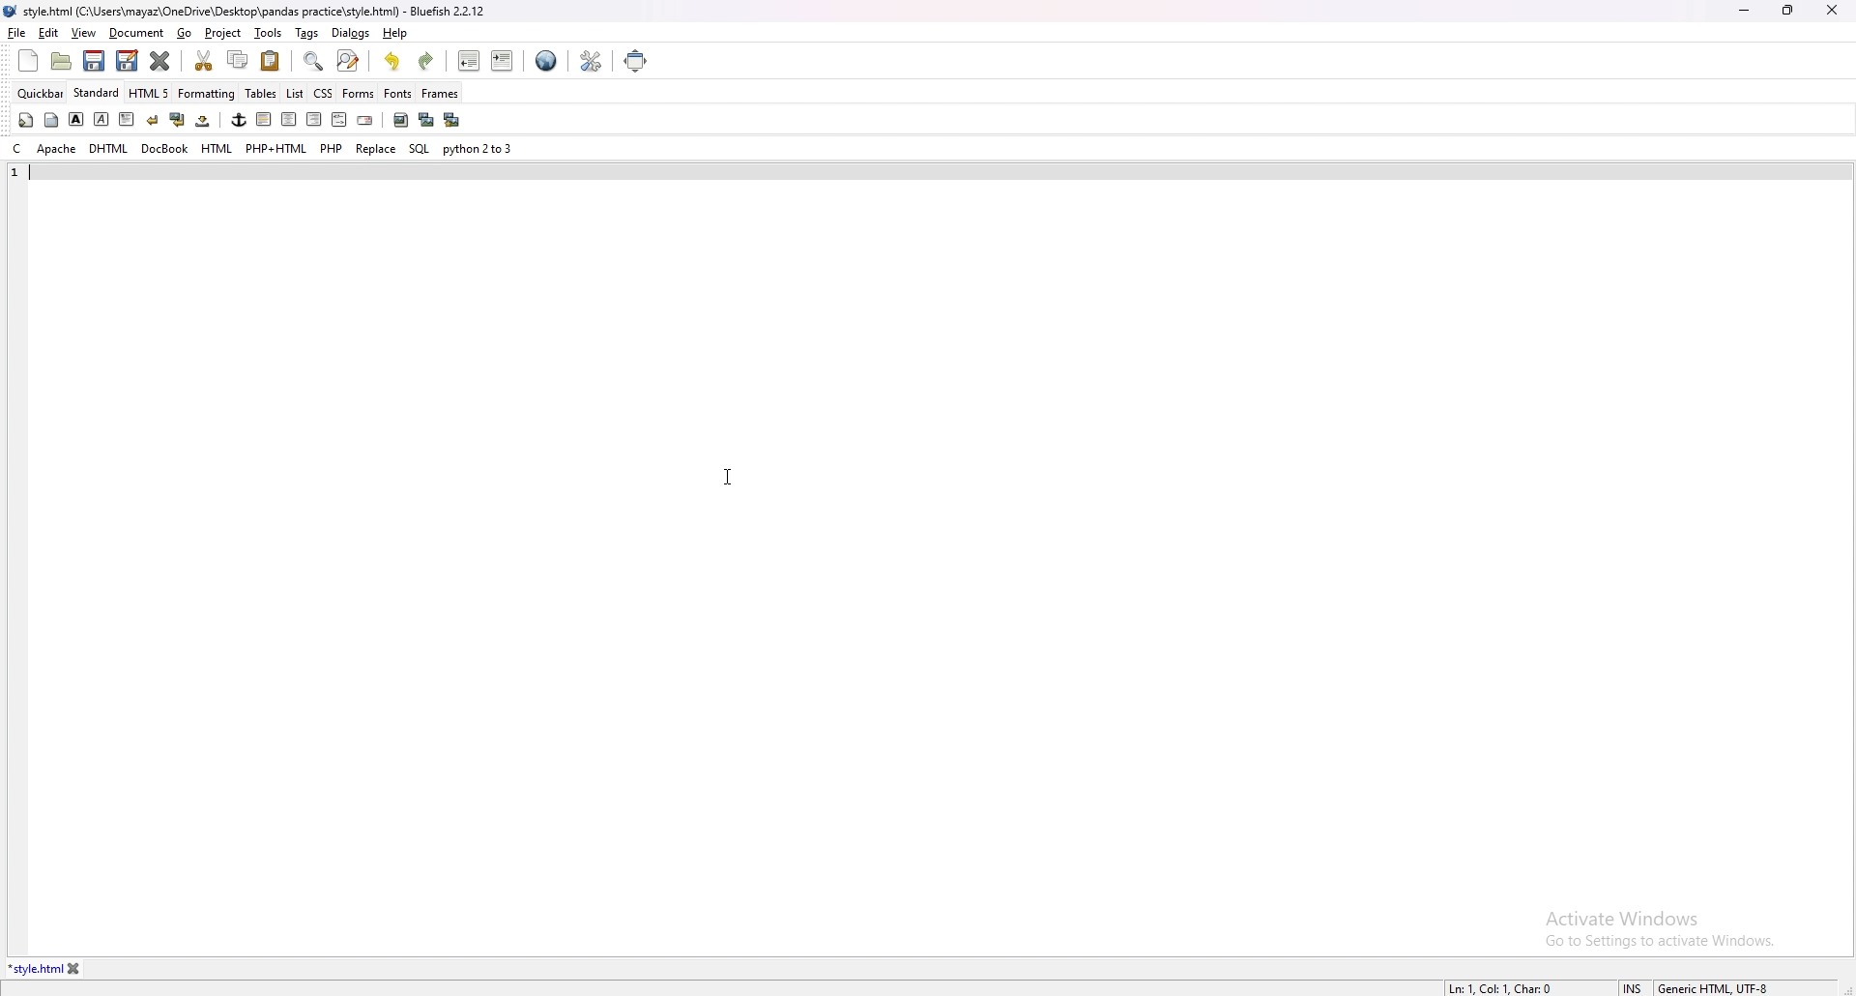 This screenshot has width=1856, height=996. I want to click on tools, so click(269, 33).